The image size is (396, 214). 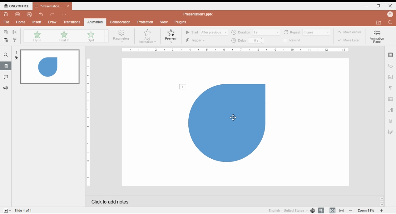 What do you see at coordinates (94, 22) in the screenshot?
I see `animation` at bounding box center [94, 22].